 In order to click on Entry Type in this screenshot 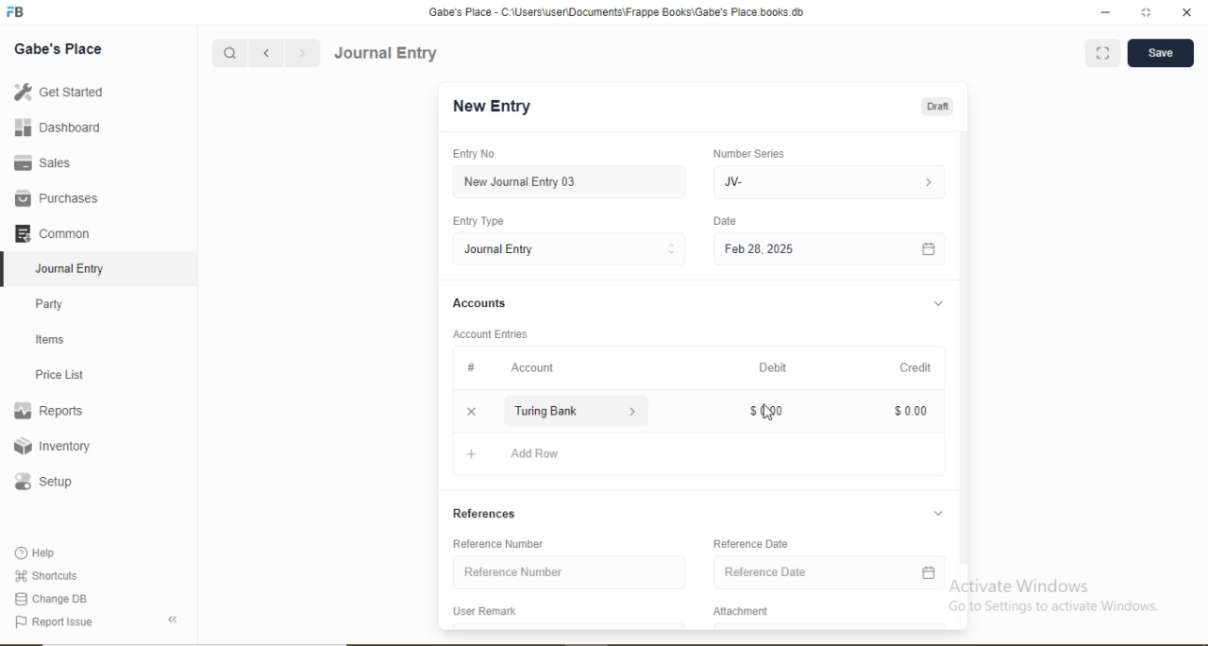, I will do `click(477, 221)`.